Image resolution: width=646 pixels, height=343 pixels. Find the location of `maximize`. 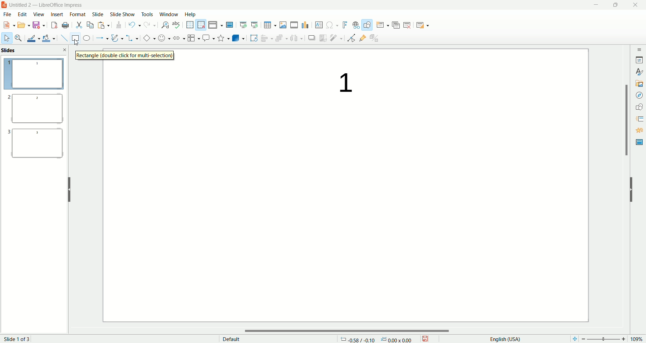

maximize is located at coordinates (615, 6).